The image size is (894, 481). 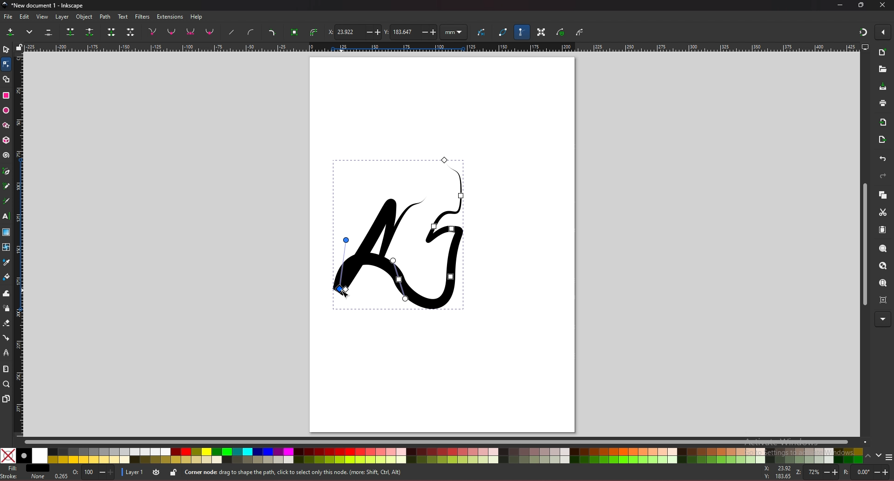 I want to click on save, so click(x=883, y=87).